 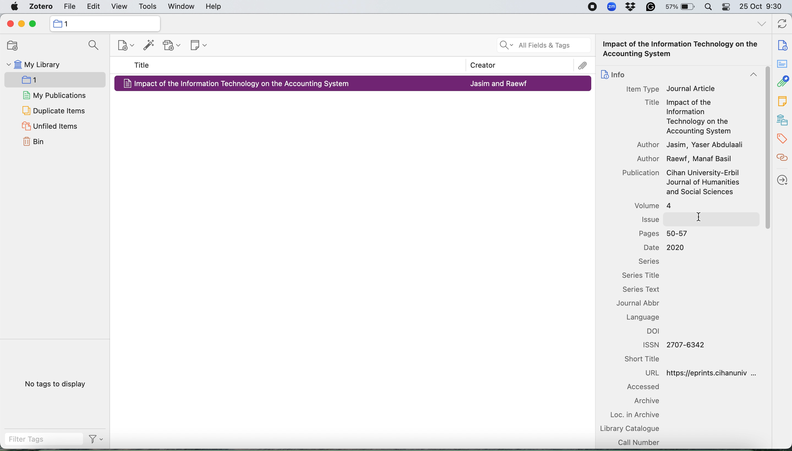 What do you see at coordinates (53, 95) in the screenshot?
I see `my publications` at bounding box center [53, 95].